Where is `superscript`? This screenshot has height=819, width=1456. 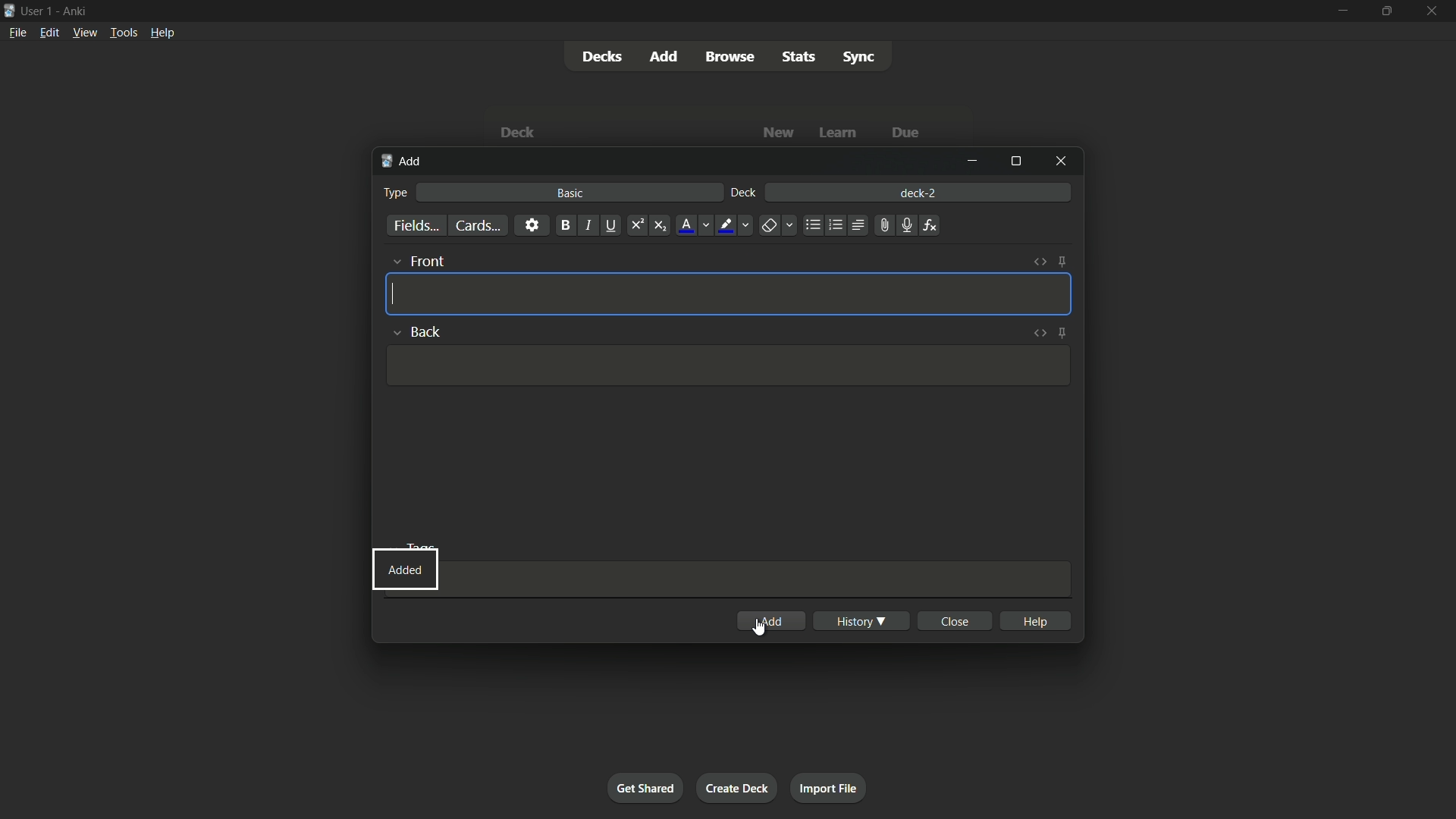
superscript is located at coordinates (637, 226).